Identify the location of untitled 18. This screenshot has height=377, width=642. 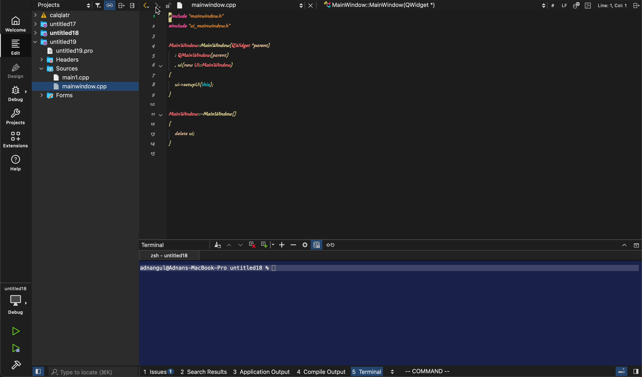
(61, 33).